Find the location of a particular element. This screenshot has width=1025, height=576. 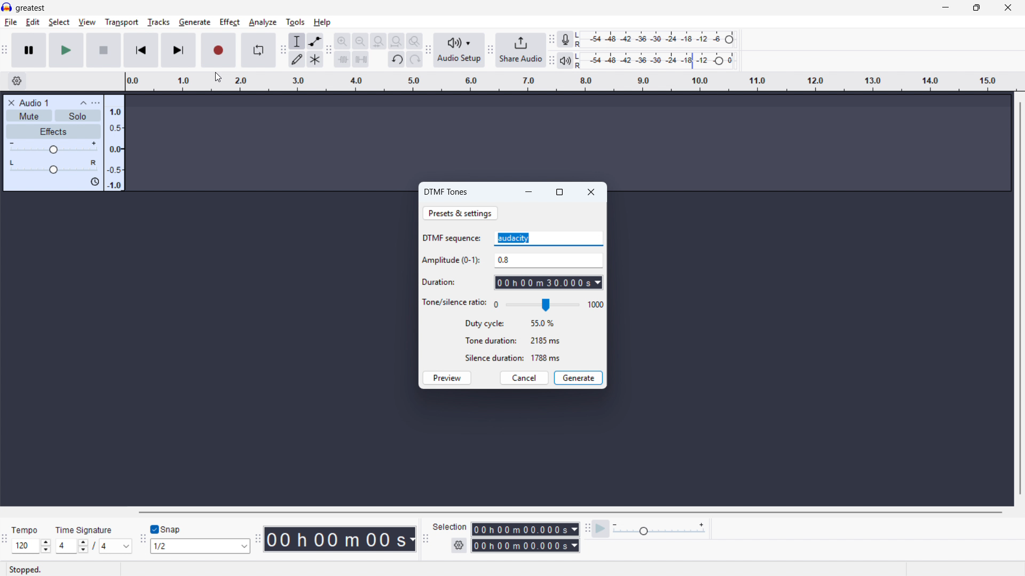

audio setup is located at coordinates (460, 51).